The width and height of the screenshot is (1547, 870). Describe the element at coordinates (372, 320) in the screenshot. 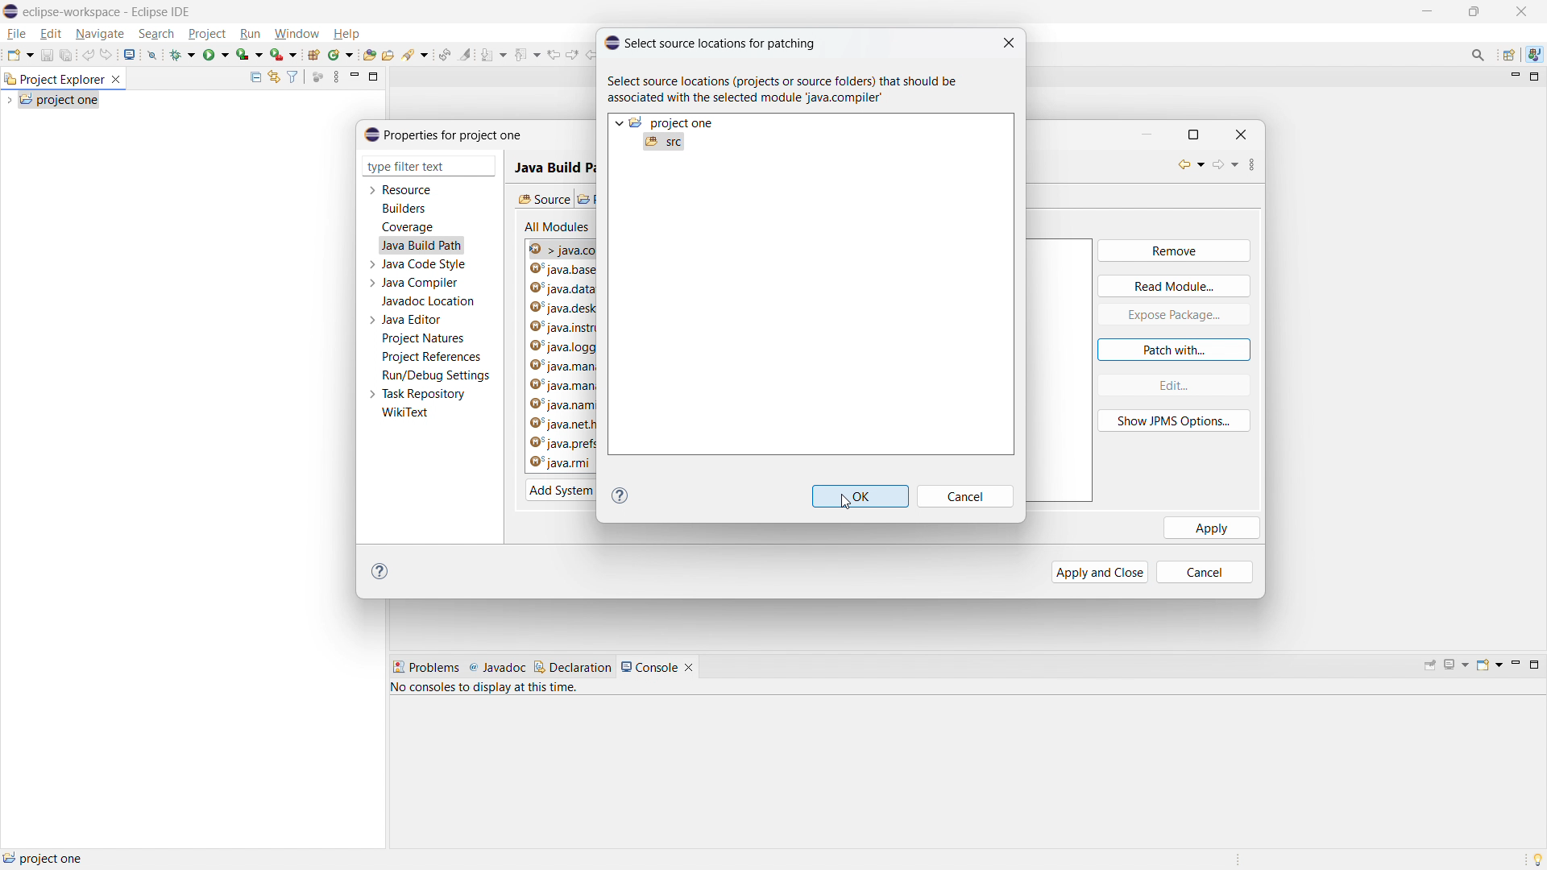

I see `expand java editor` at that location.